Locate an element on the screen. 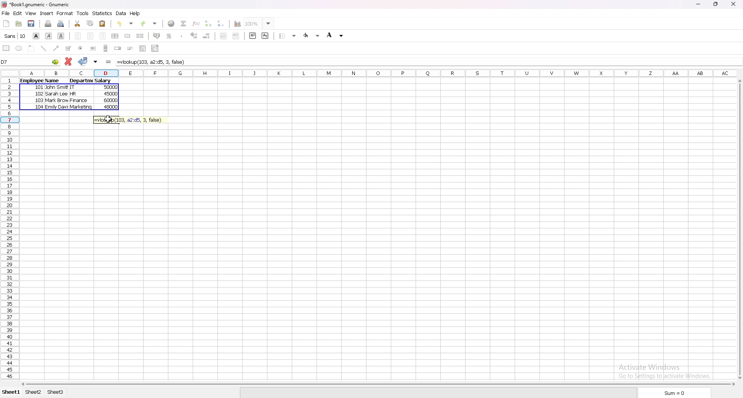 The width and height of the screenshot is (743, 398). cursor is located at coordinates (107, 119).